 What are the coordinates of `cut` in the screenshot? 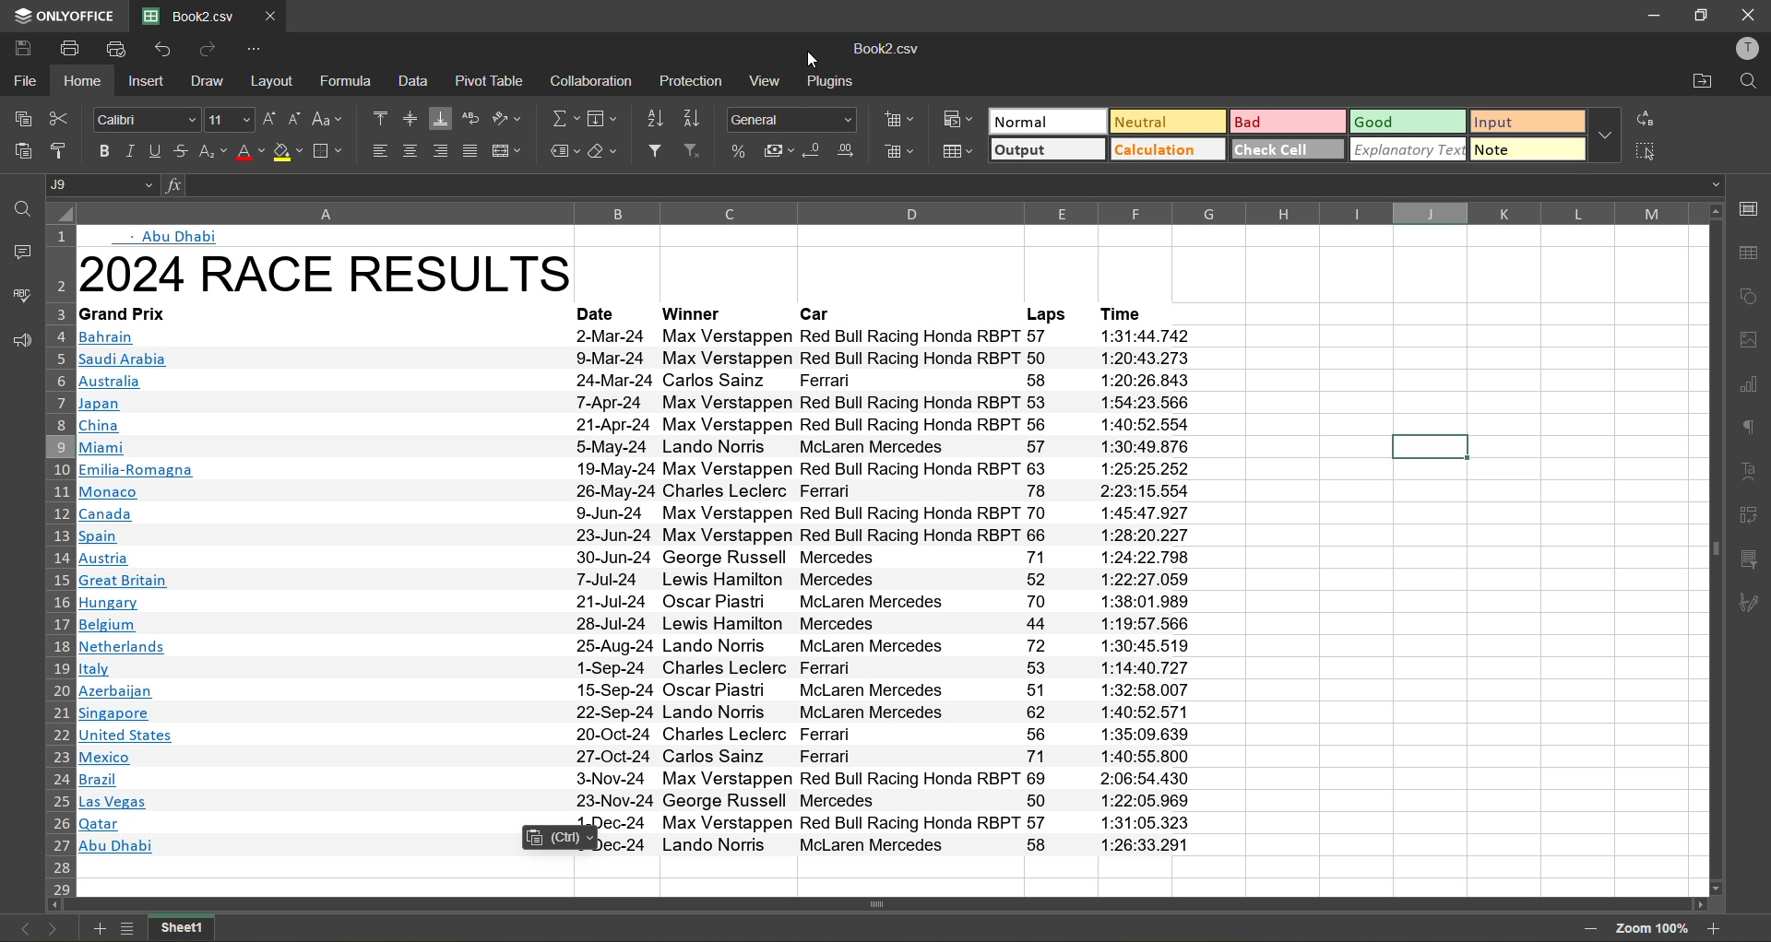 It's located at (65, 117).